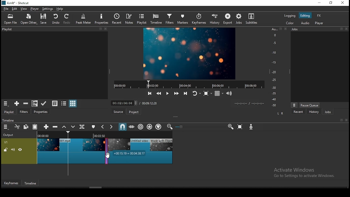 This screenshot has height=197, width=350. Describe the element at coordinates (54, 127) in the screenshot. I see `ripple delete` at that location.